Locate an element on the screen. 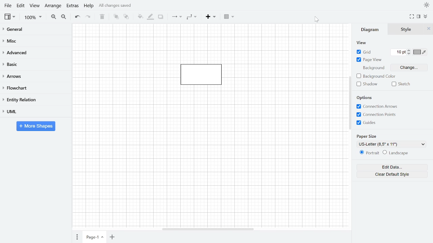 This screenshot has width=433, height=243. View is located at coordinates (35, 6).